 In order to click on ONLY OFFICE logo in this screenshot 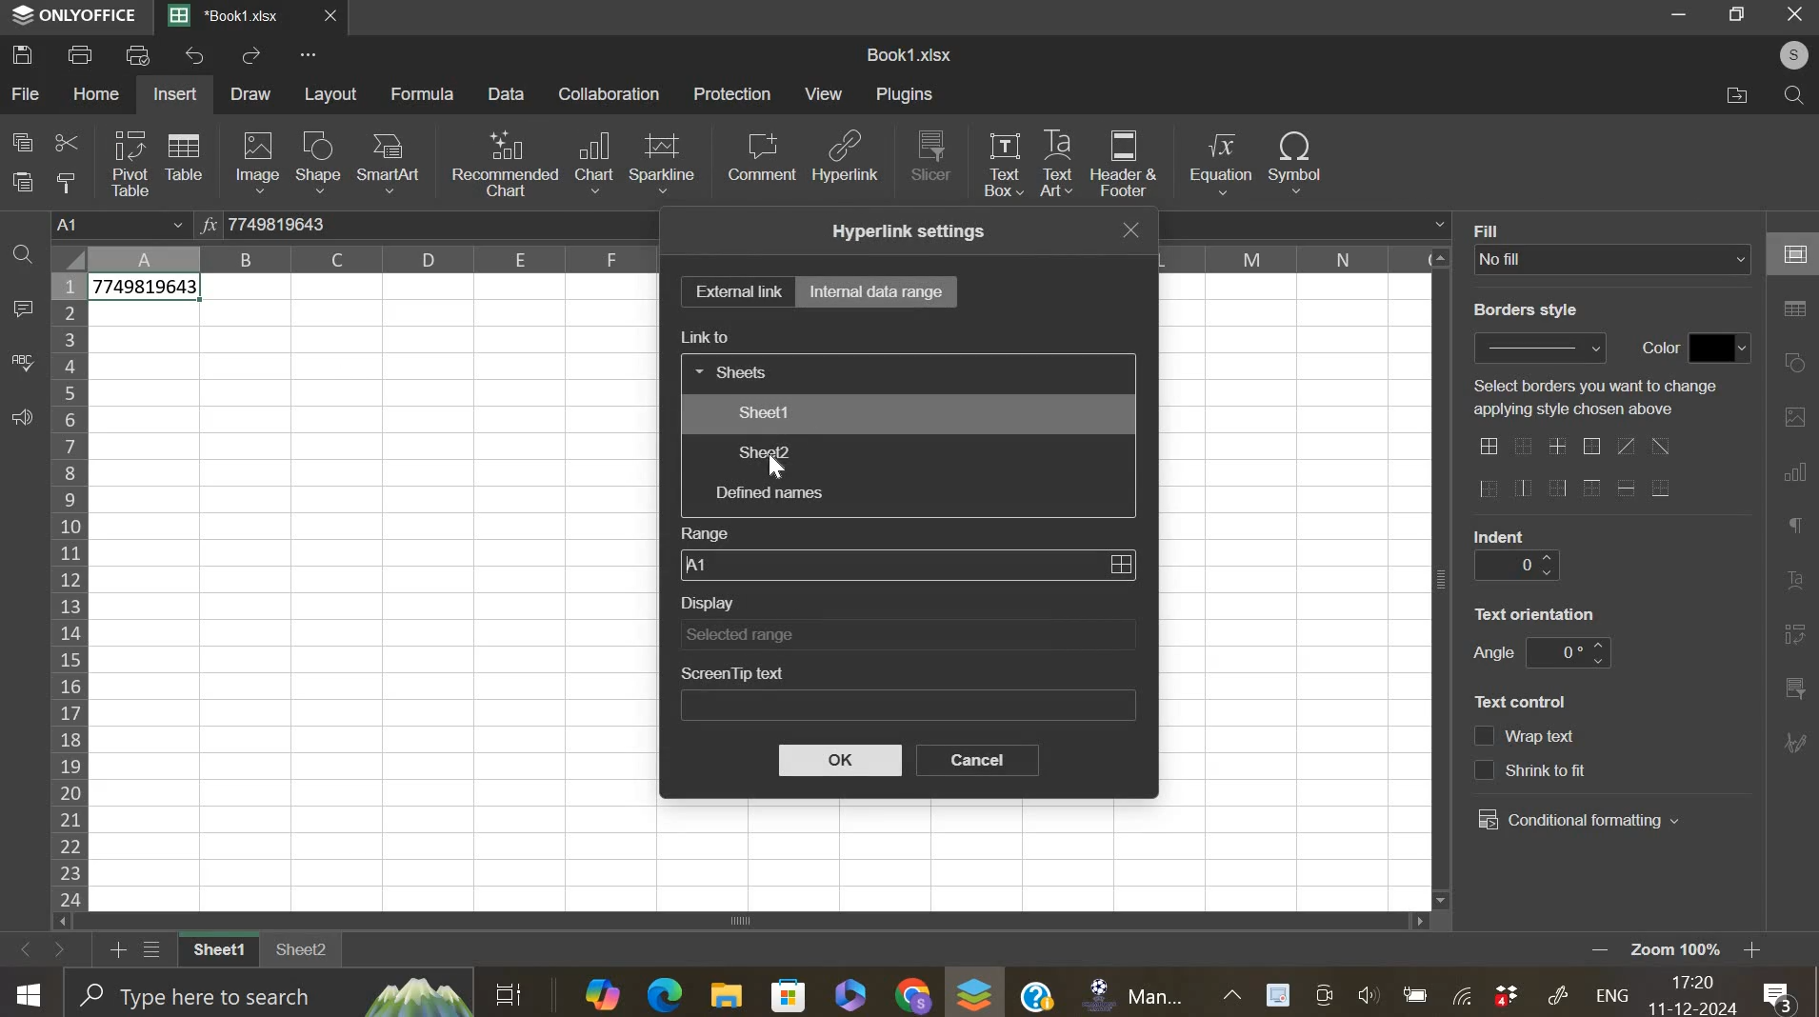, I will do `click(75, 14)`.